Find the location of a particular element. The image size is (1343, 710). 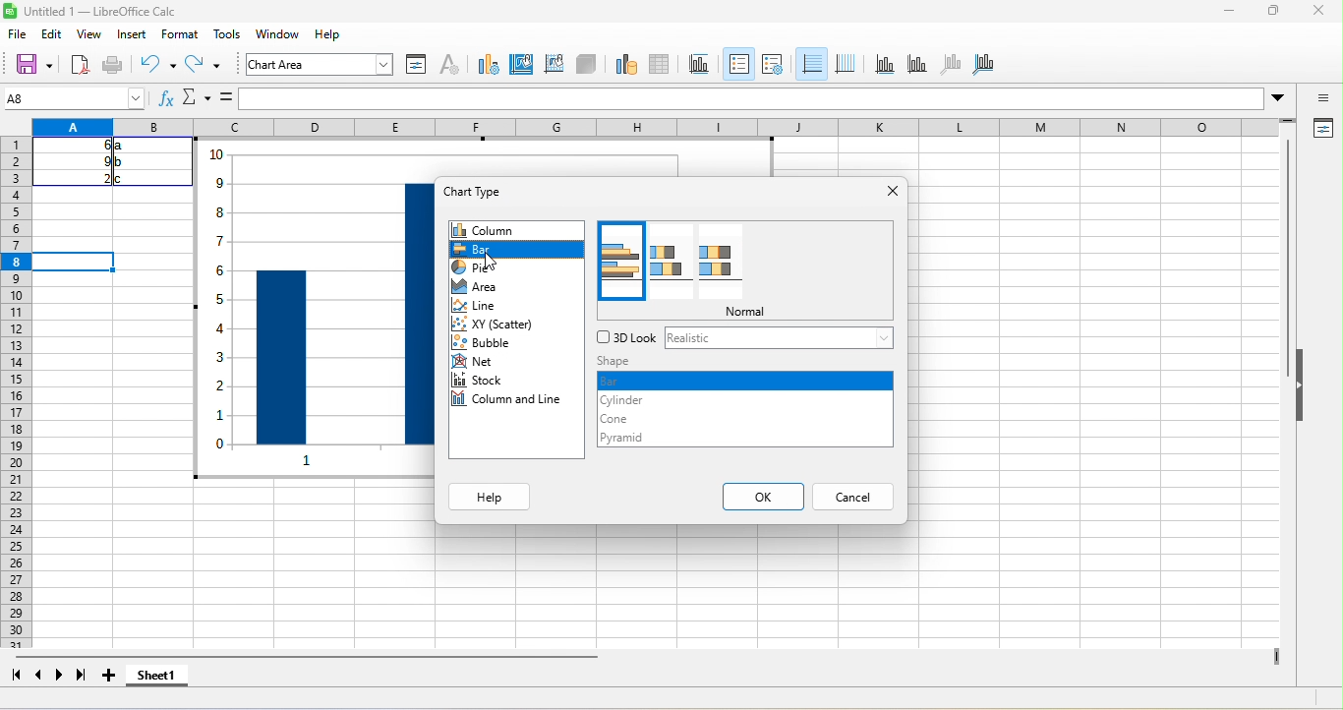

sheet is located at coordinates (272, 31).